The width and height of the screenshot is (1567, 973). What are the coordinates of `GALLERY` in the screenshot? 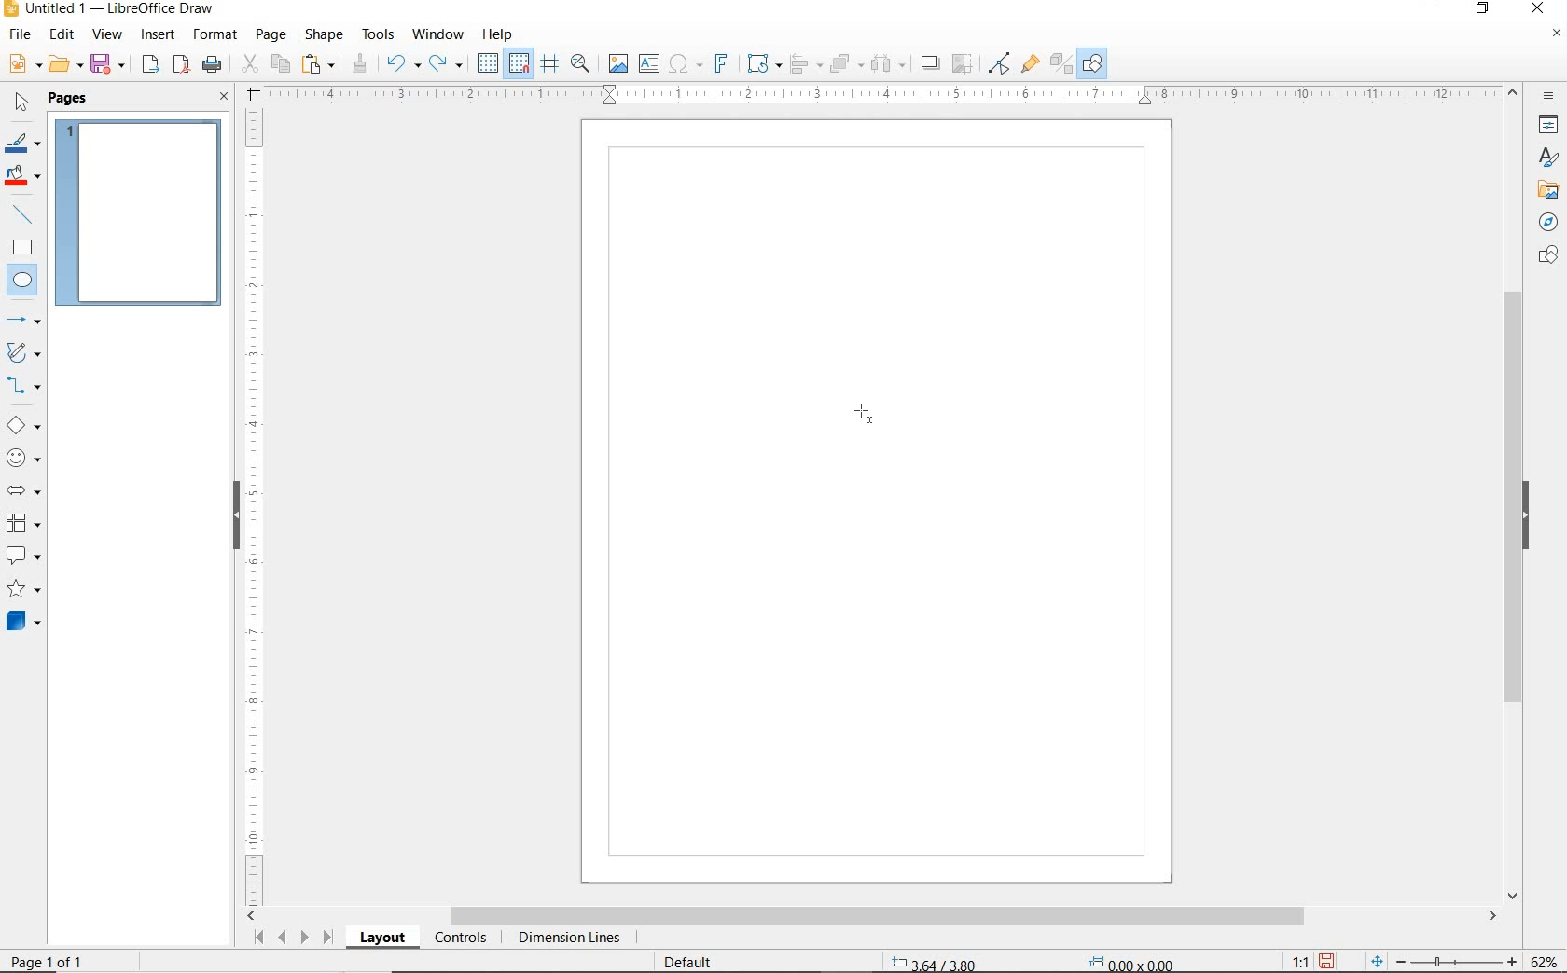 It's located at (1546, 190).